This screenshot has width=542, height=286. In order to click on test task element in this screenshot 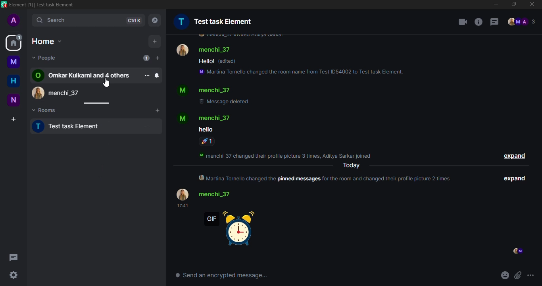, I will do `click(213, 20)`.